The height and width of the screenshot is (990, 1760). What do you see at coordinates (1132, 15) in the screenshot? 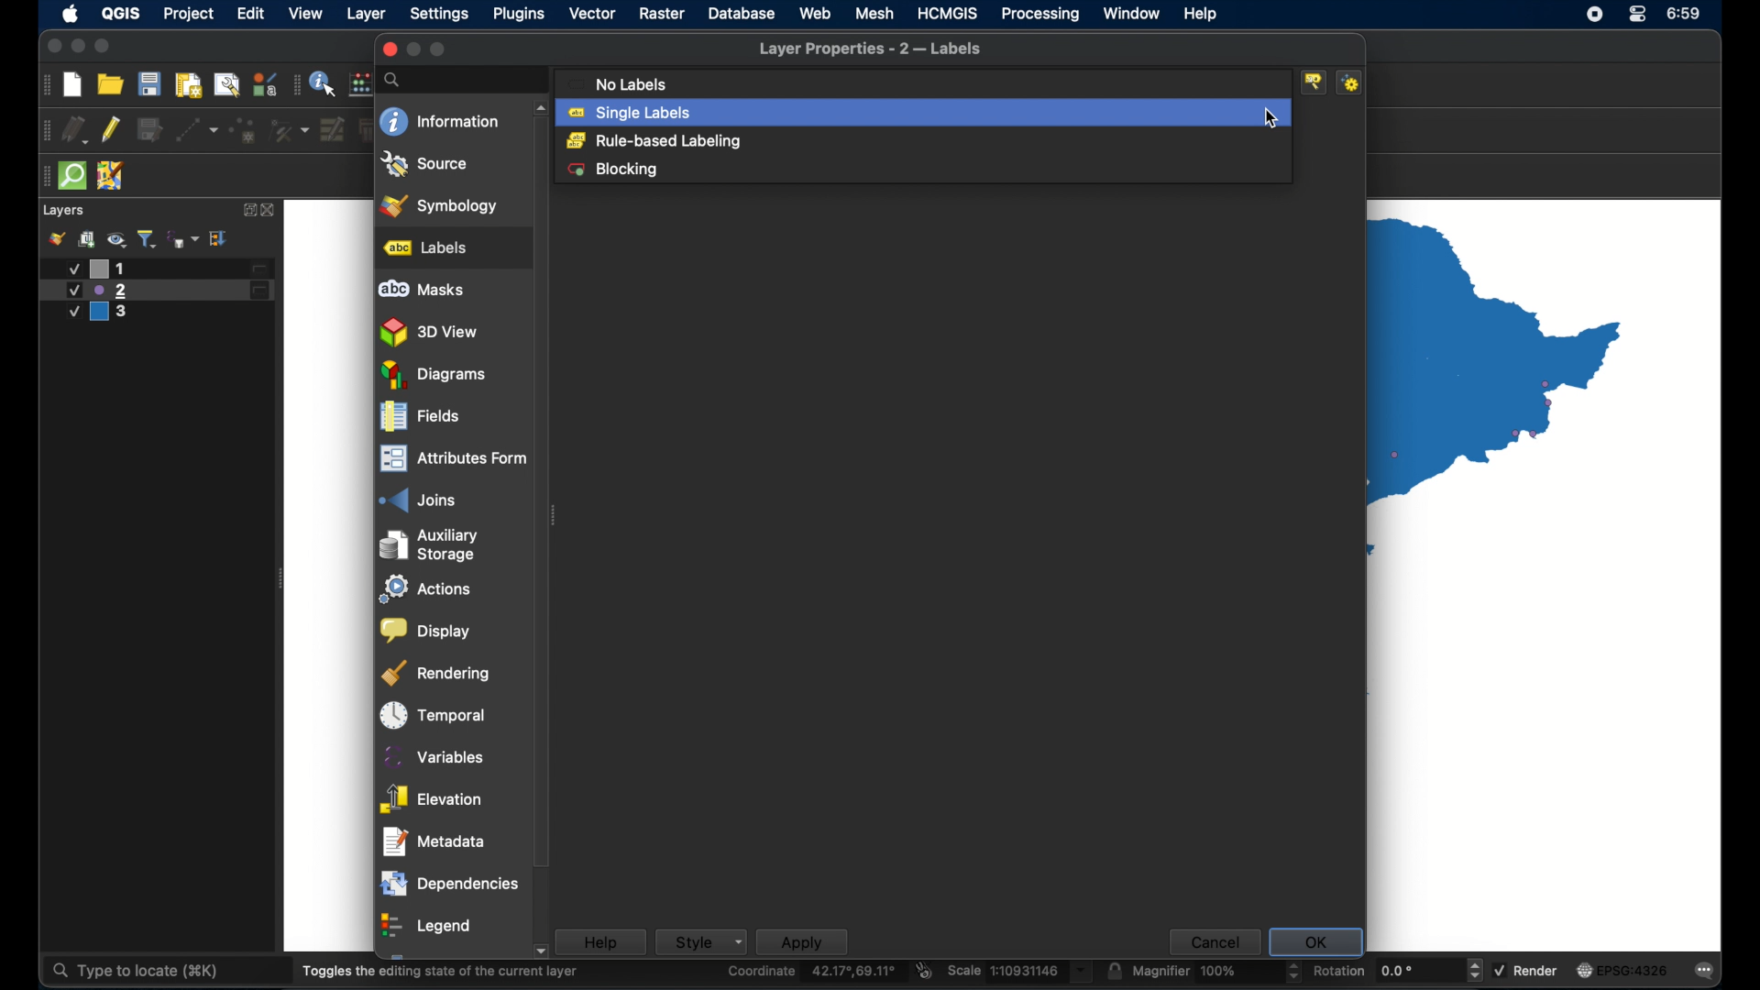
I see `window` at bounding box center [1132, 15].